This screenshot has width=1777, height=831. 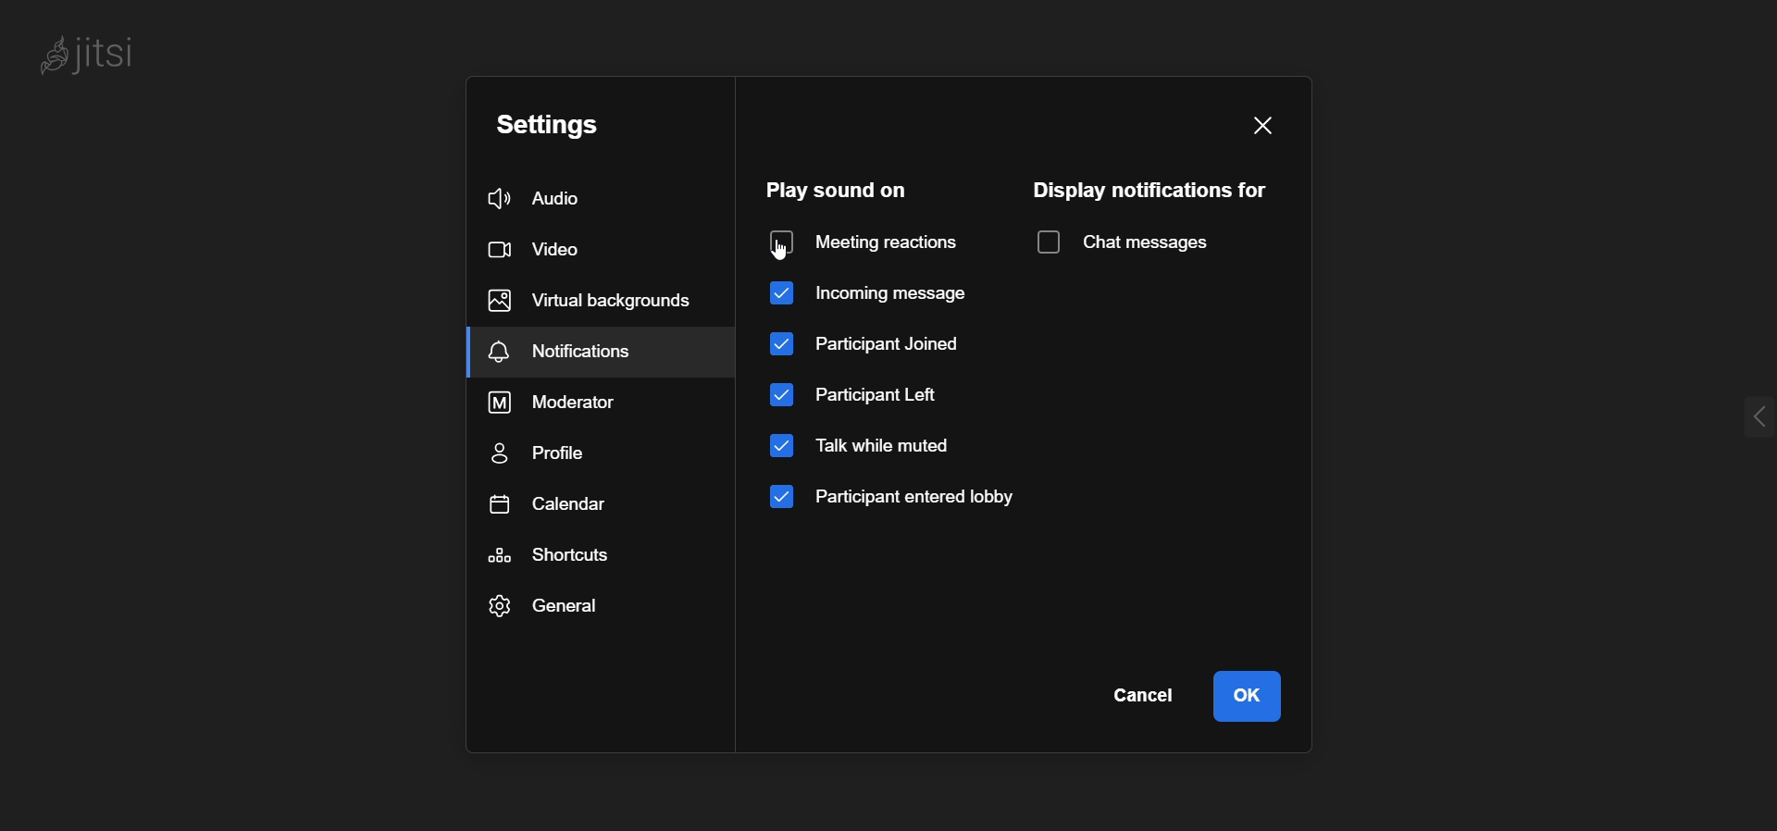 I want to click on cancel, so click(x=1149, y=690).